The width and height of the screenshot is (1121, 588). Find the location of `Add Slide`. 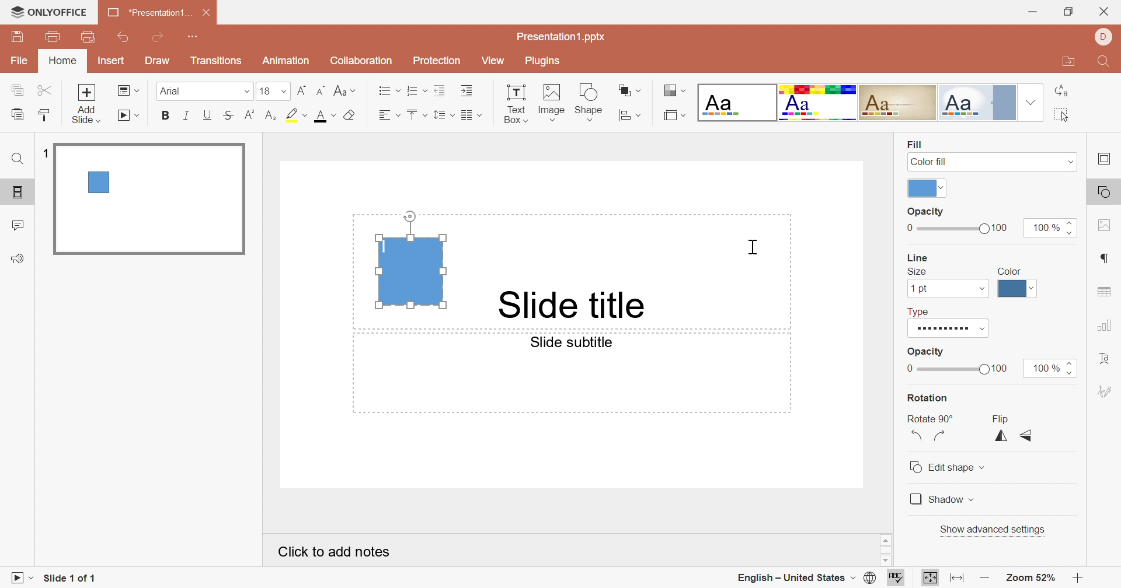

Add Slide is located at coordinates (89, 104).